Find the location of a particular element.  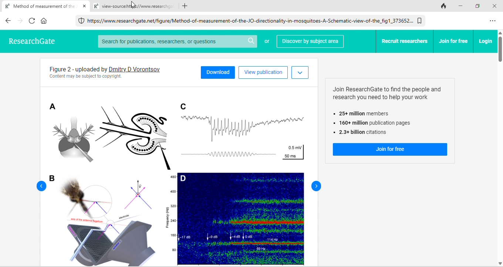

Join for free is located at coordinates (391, 150).